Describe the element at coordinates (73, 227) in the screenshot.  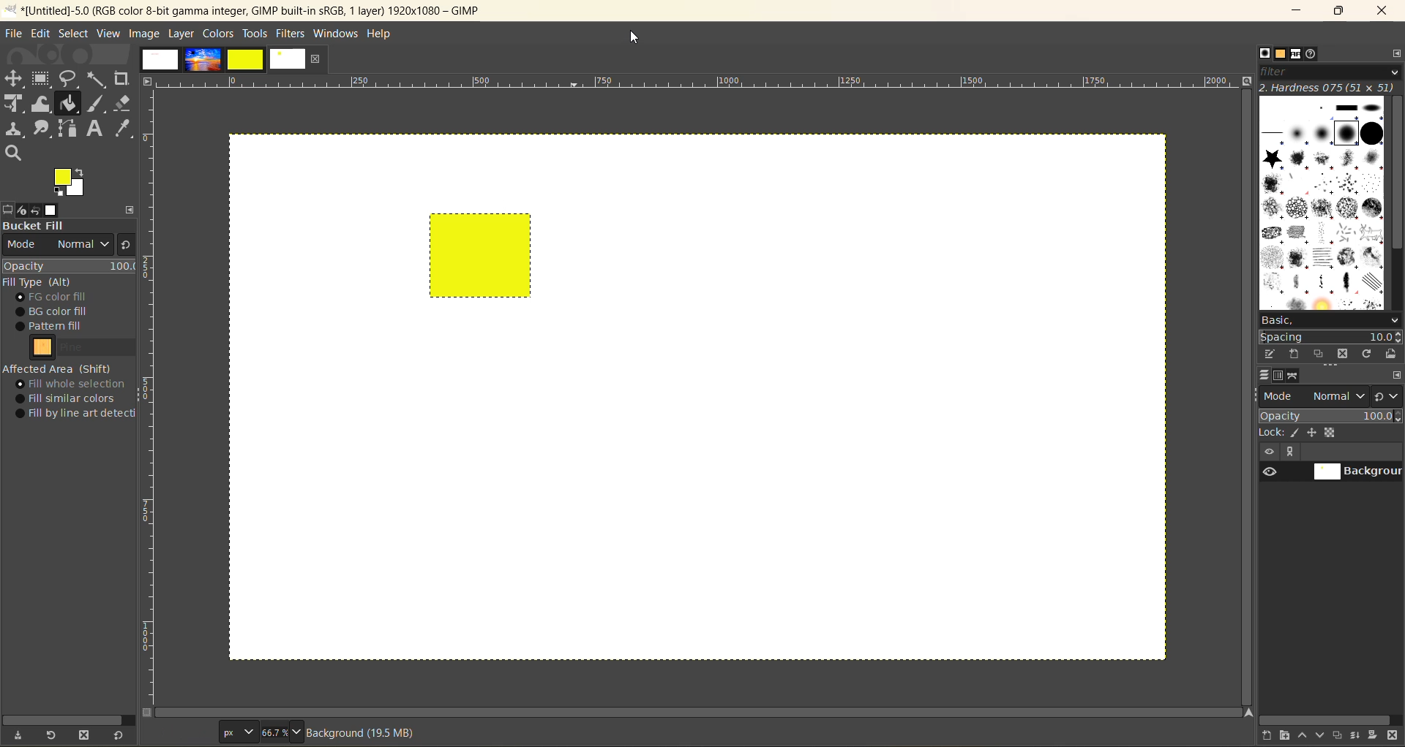
I see `bucket fill` at that location.